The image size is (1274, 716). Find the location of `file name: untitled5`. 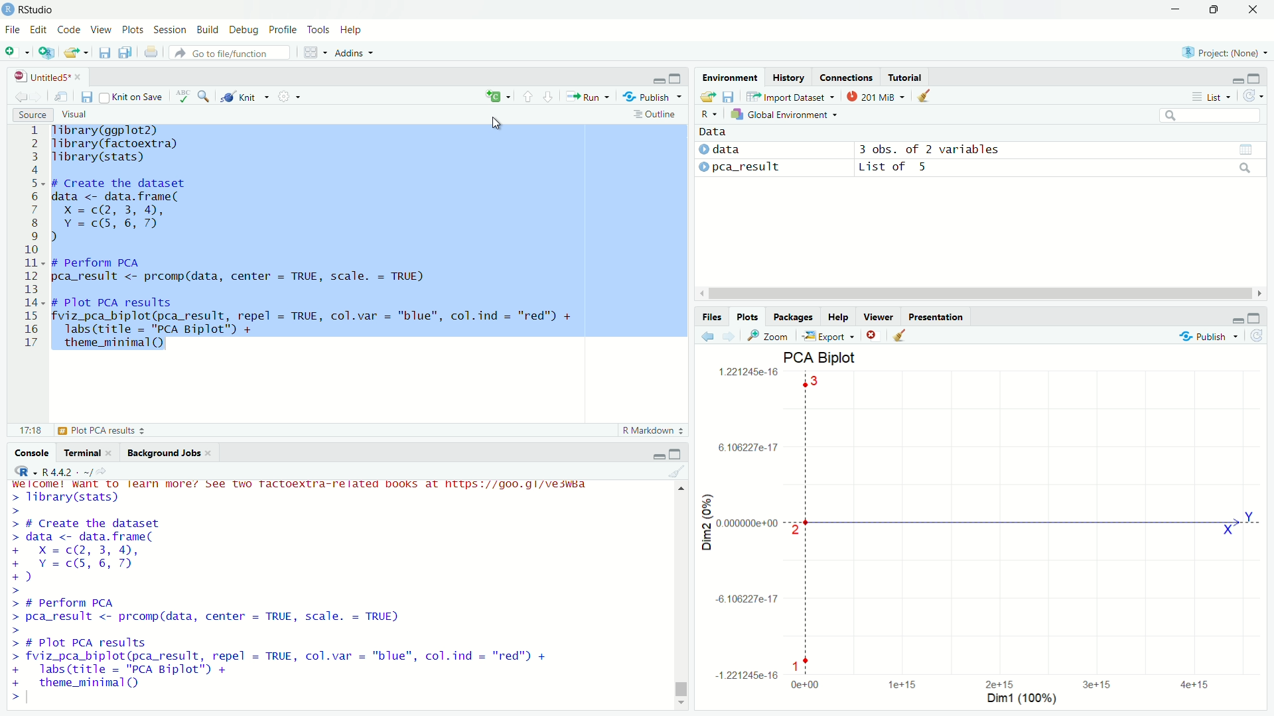

file name: untitled5 is located at coordinates (48, 76).